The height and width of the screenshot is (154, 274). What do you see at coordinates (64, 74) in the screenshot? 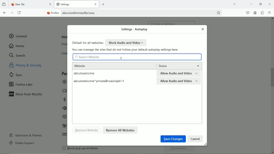
I see `permissions` at bounding box center [64, 74].